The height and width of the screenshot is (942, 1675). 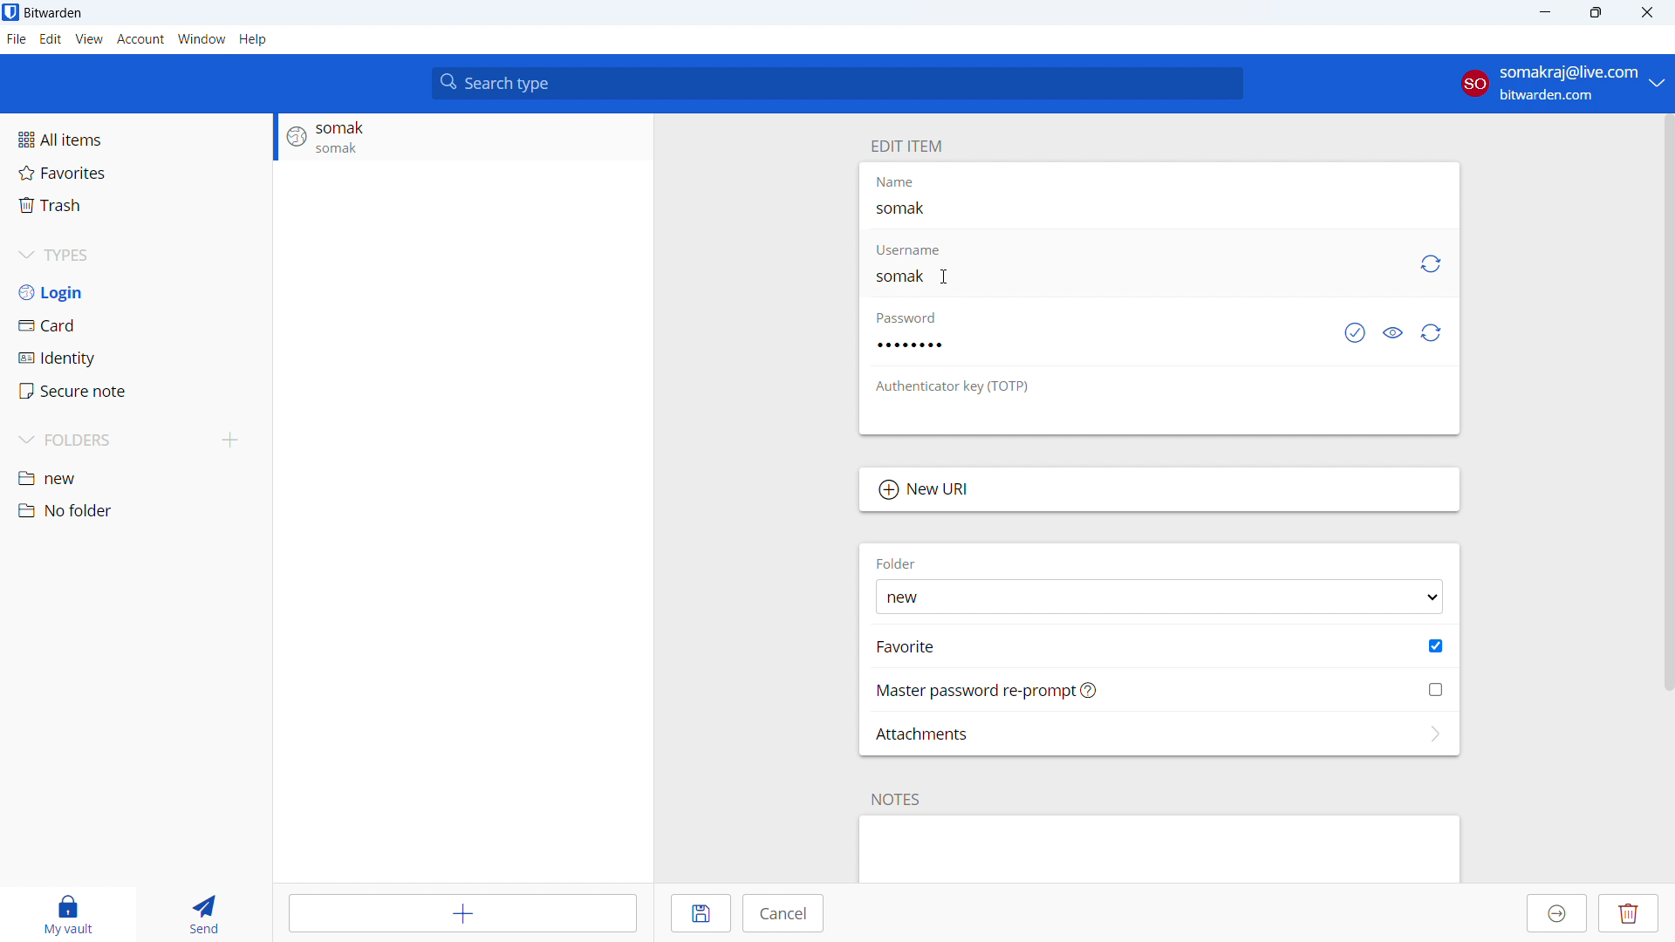 I want to click on CURSOR, so click(x=947, y=274).